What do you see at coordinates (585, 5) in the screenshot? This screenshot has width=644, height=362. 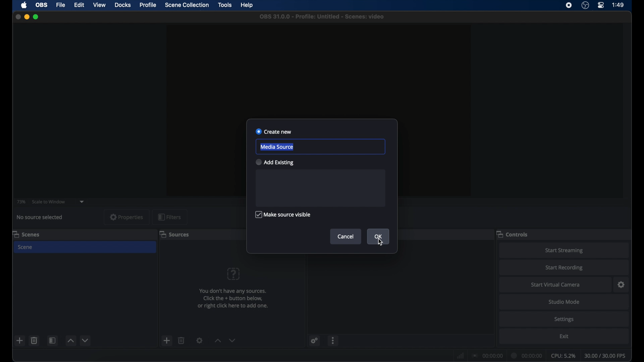 I see `obs studio` at bounding box center [585, 5].